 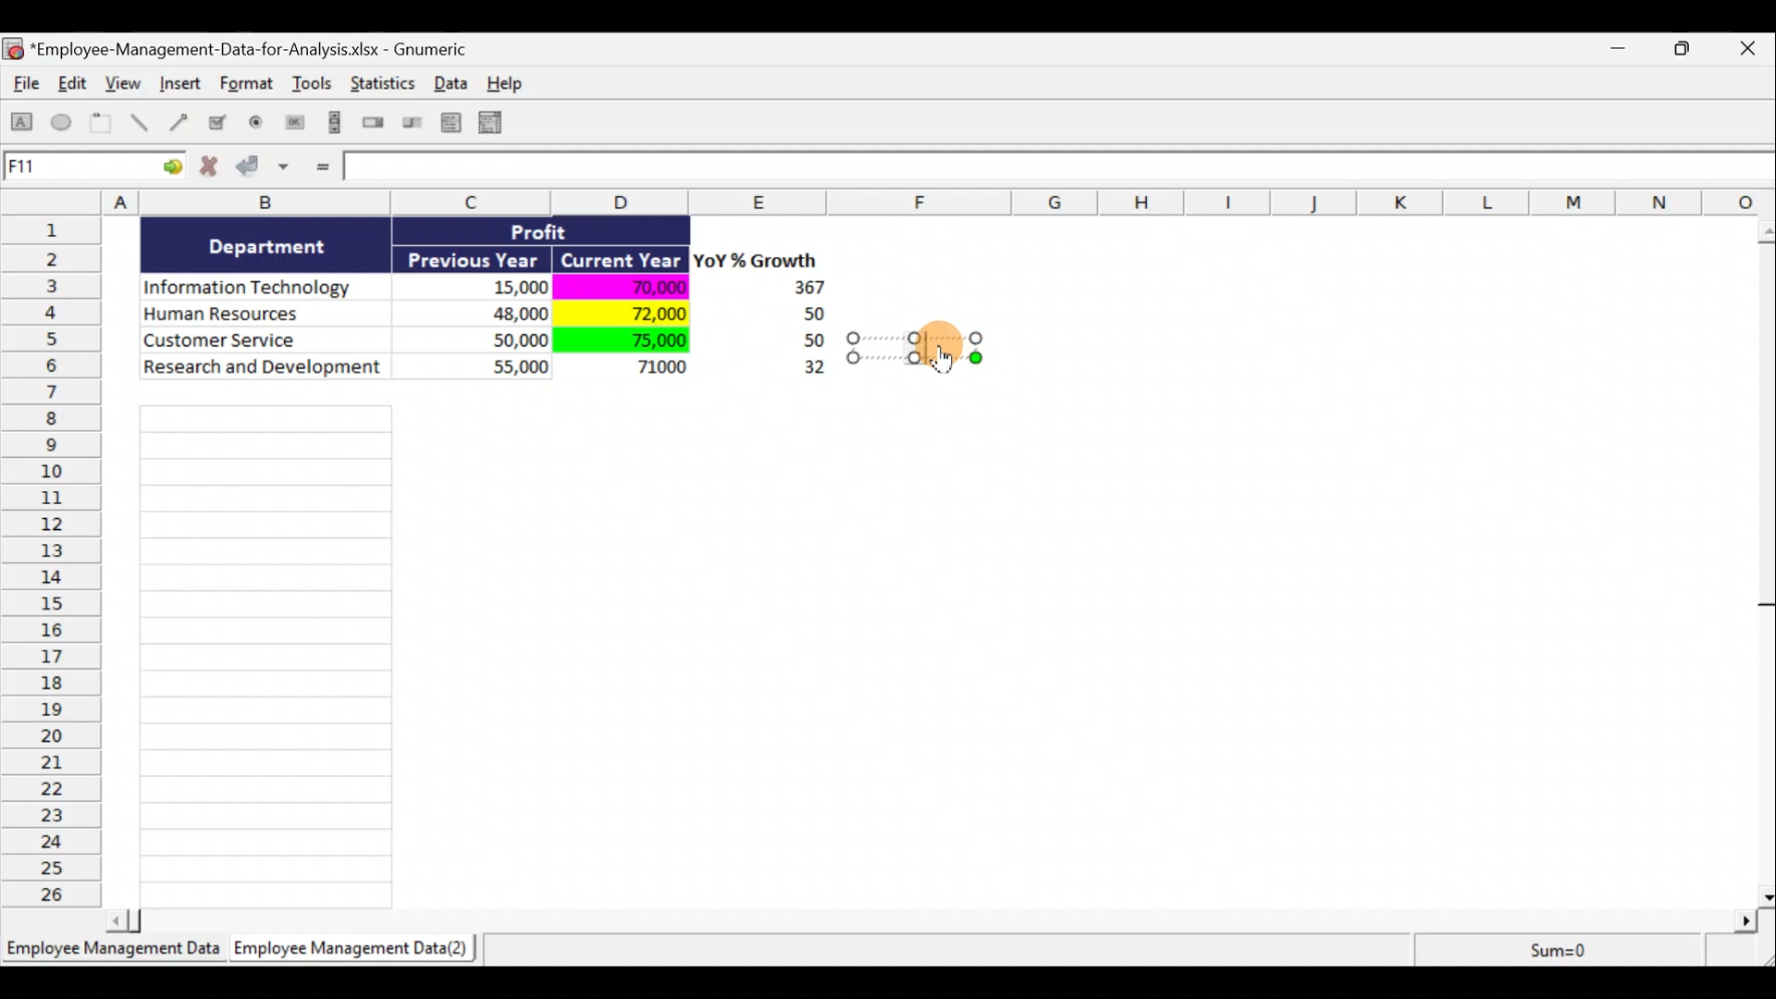 What do you see at coordinates (265, 173) in the screenshot?
I see `Accept changes` at bounding box center [265, 173].